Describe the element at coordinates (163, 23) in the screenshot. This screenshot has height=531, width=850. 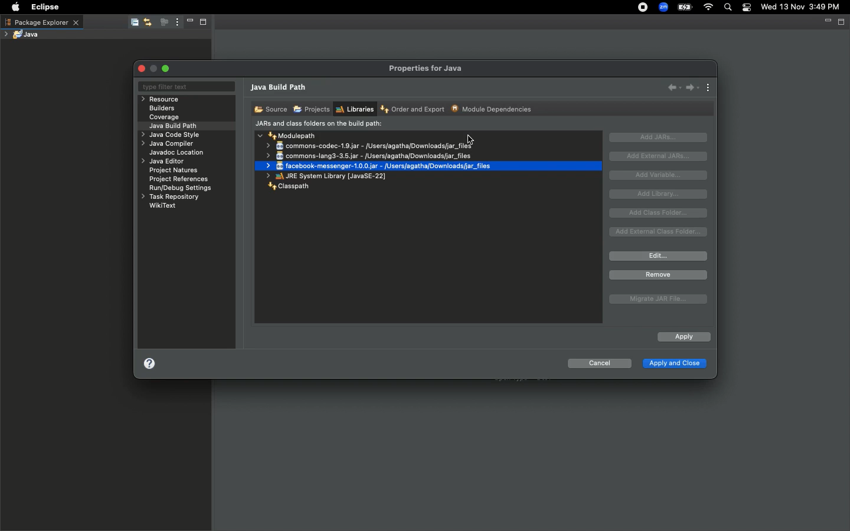
I see `Focus on active task` at that location.